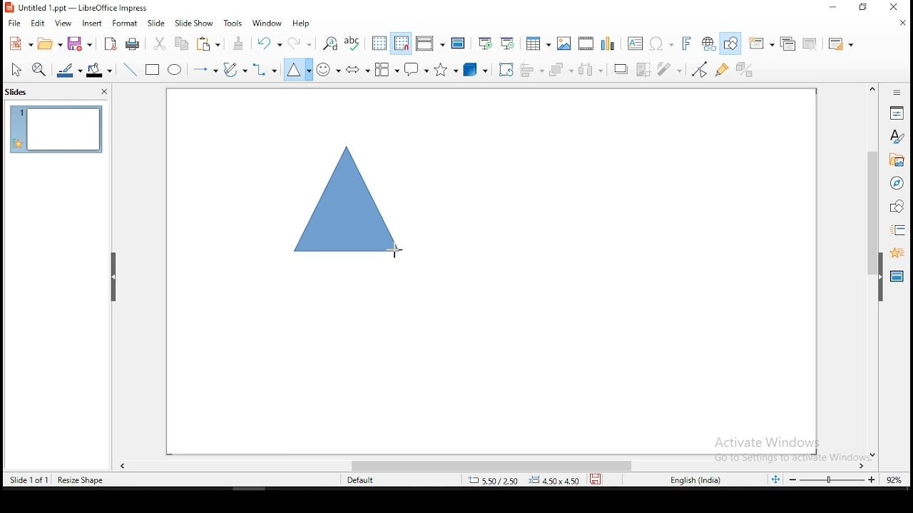 This screenshot has height=513, width=913. Describe the element at coordinates (608, 42) in the screenshot. I see `charts` at that location.